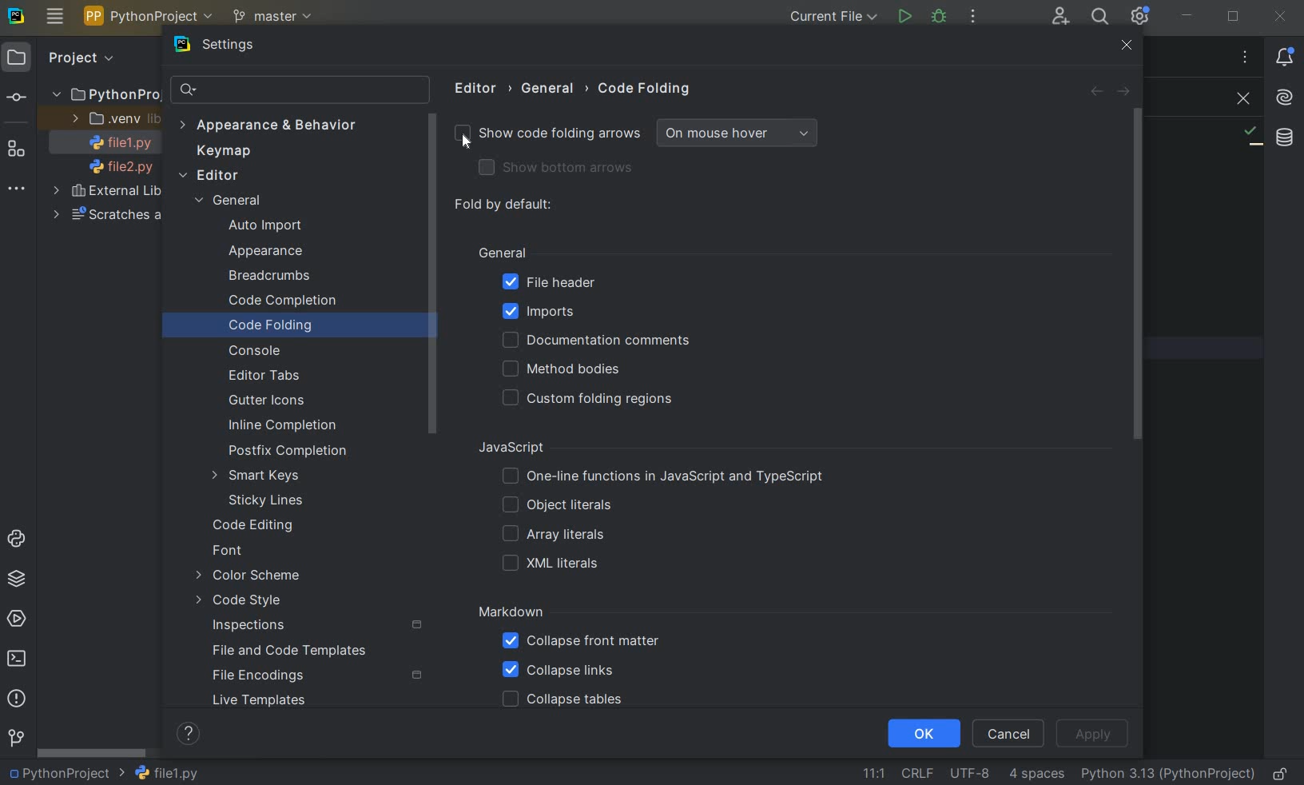 This screenshot has width=1304, height=785. What do you see at coordinates (738, 134) in the screenshot?
I see `ON MOUSE HOVER` at bounding box center [738, 134].